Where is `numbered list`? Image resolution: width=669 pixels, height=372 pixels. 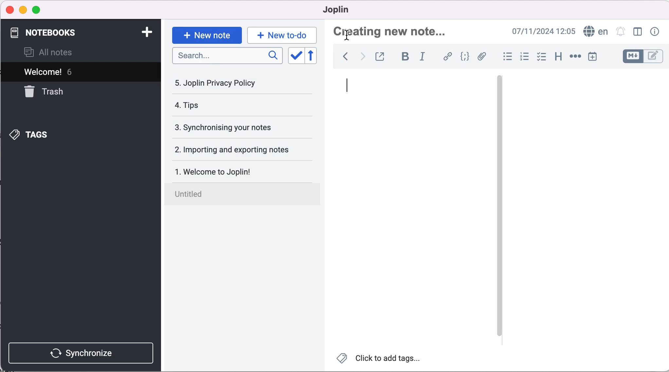 numbered list is located at coordinates (522, 56).